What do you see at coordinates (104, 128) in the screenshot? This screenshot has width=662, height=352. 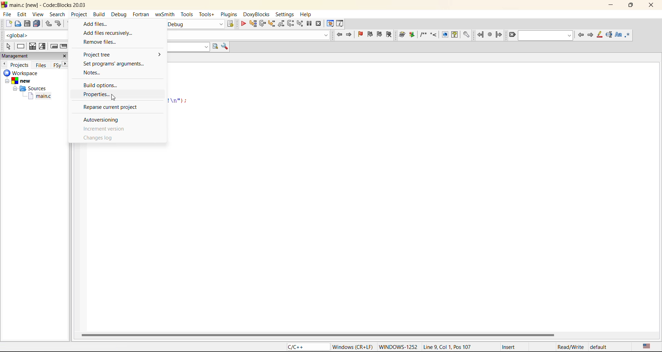 I see `increment version` at bounding box center [104, 128].